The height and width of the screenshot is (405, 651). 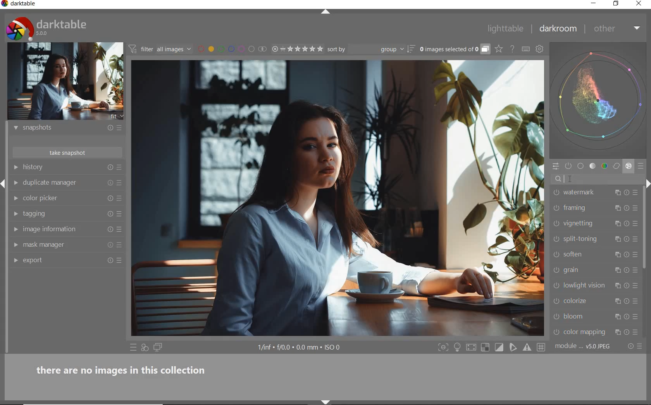 What do you see at coordinates (627, 209) in the screenshot?
I see `` at bounding box center [627, 209].